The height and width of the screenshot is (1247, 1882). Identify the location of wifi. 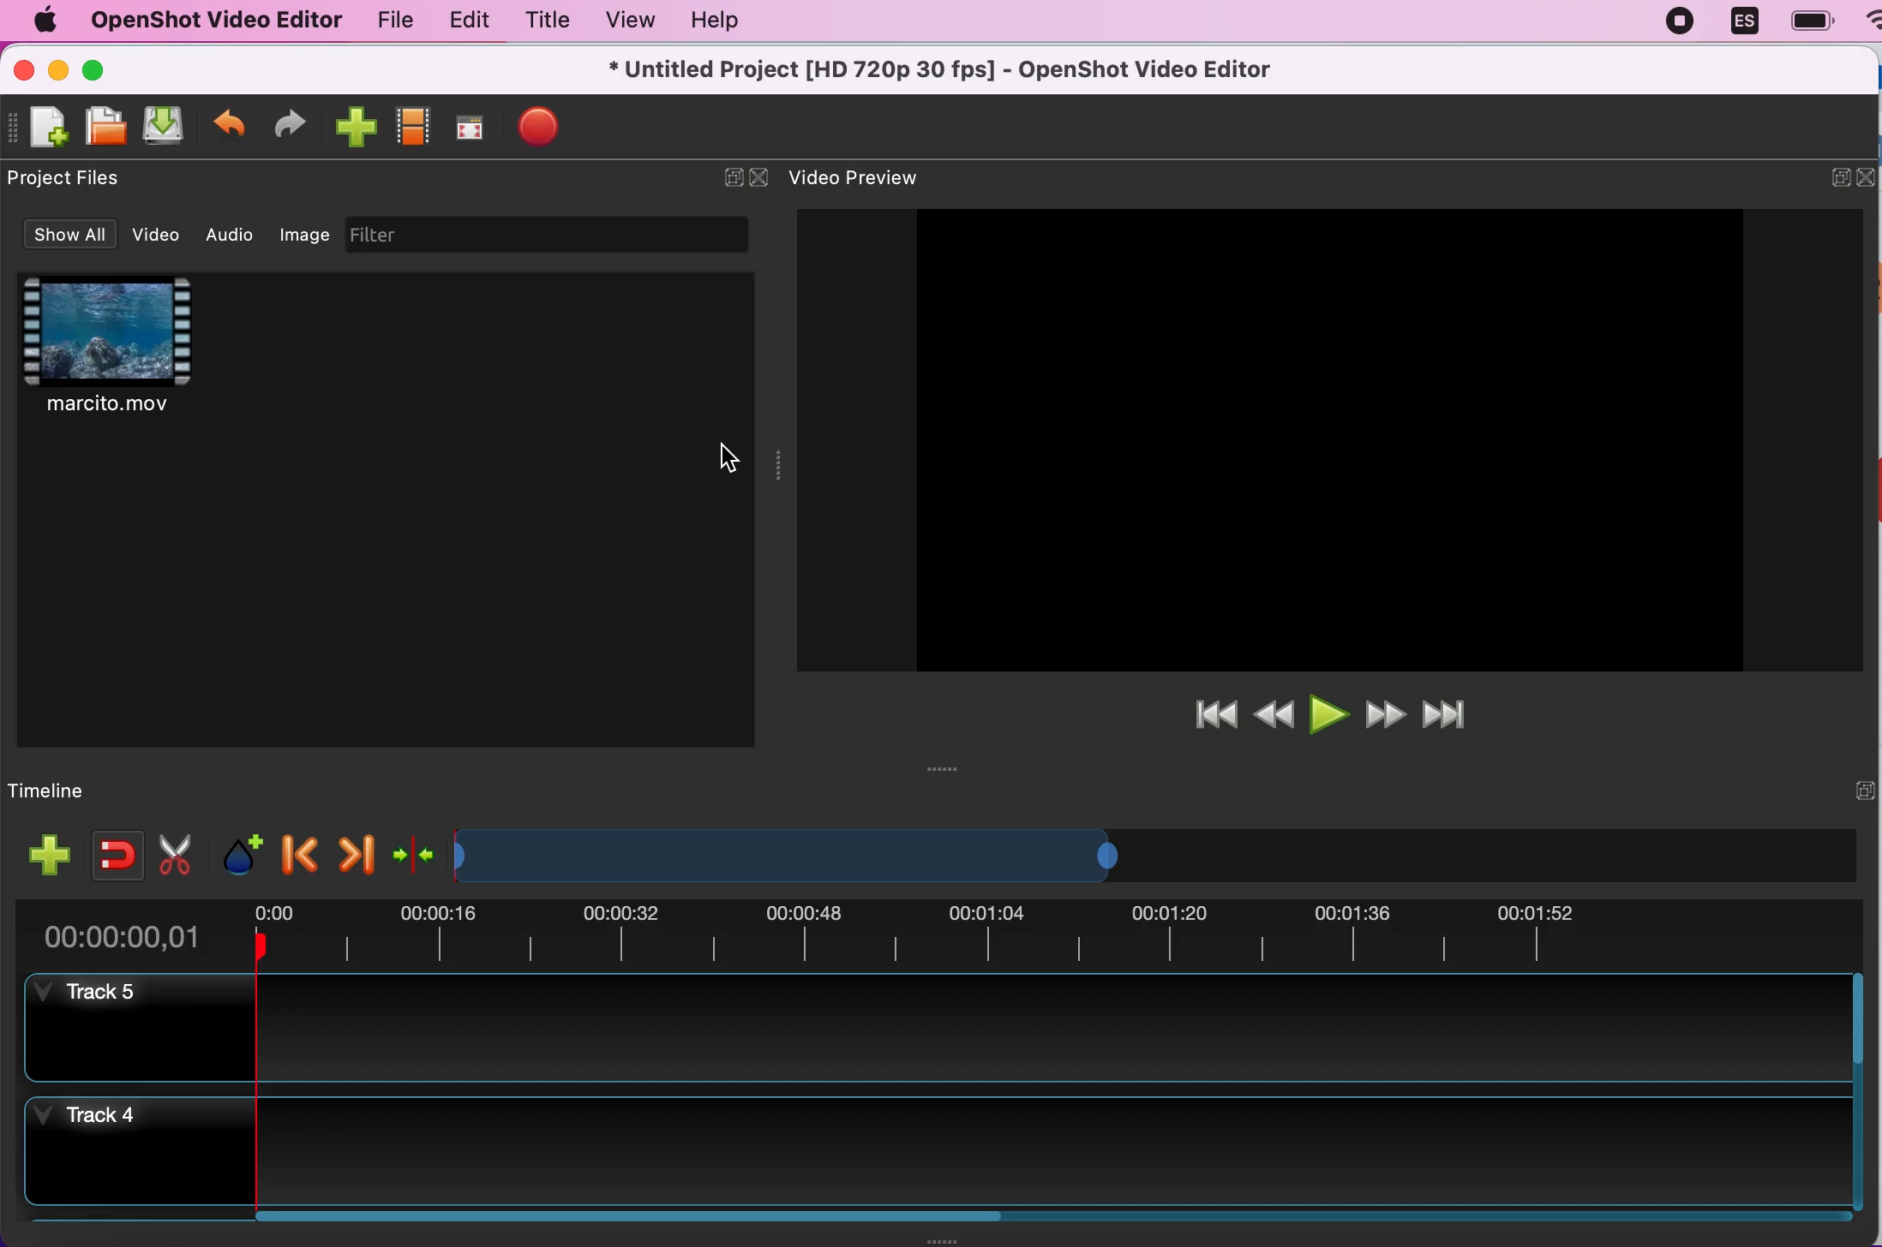
(1864, 22).